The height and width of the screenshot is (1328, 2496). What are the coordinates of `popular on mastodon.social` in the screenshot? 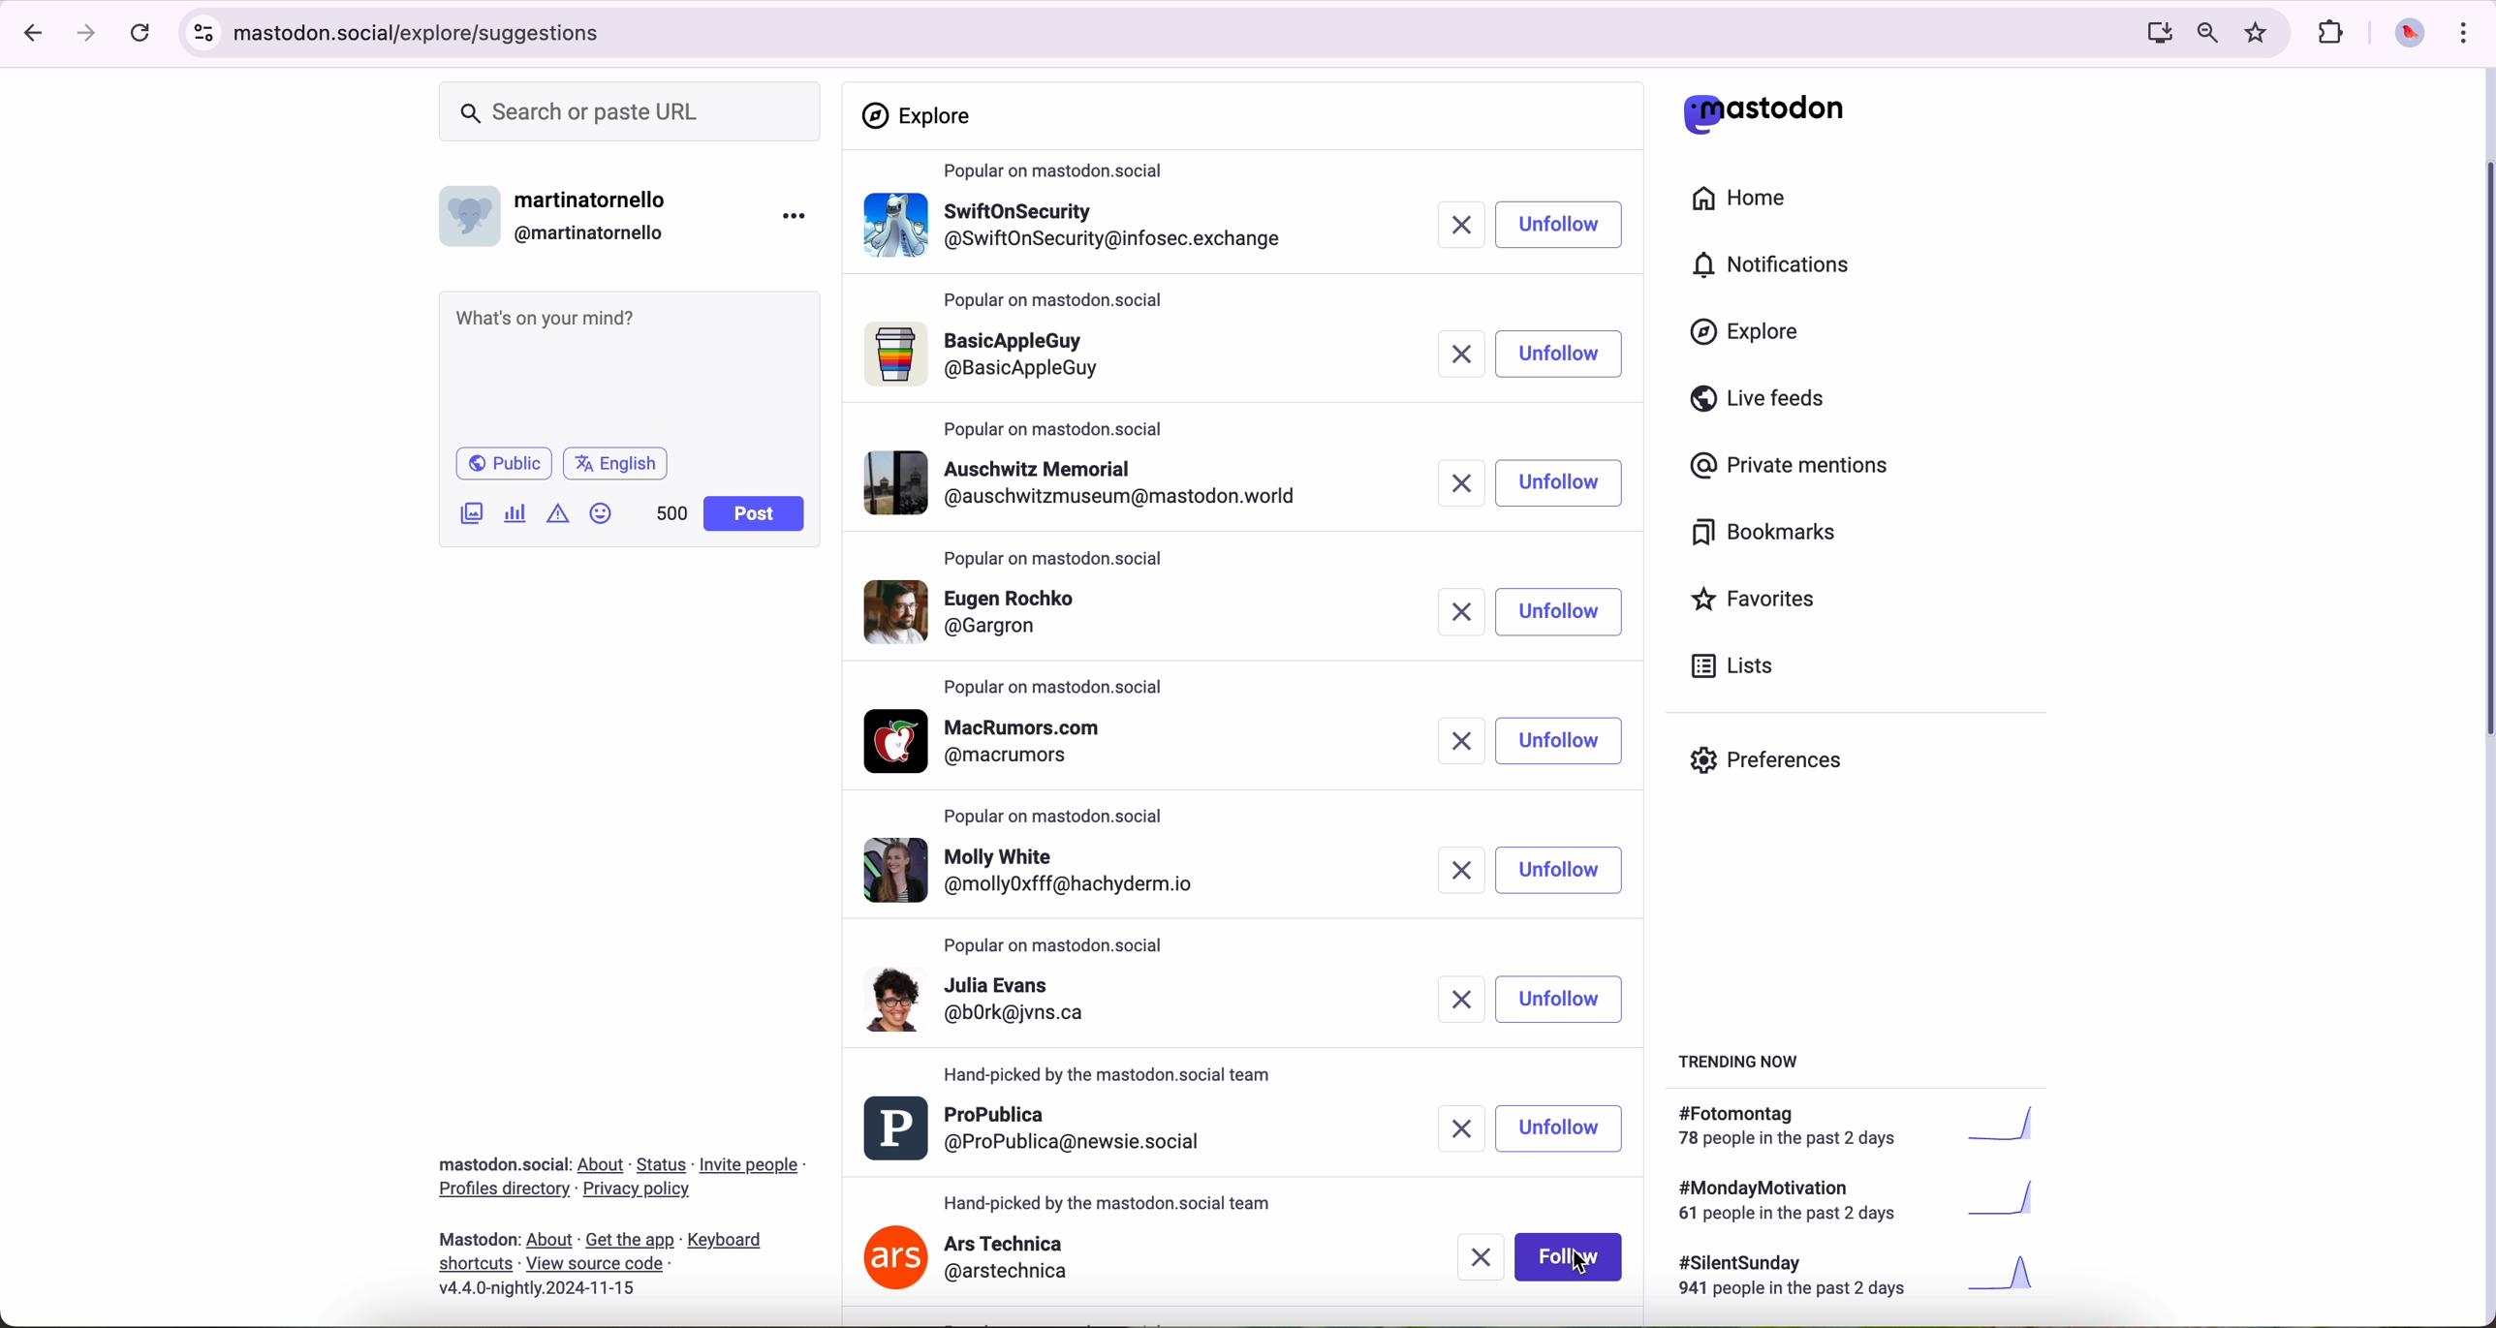 It's located at (1064, 946).